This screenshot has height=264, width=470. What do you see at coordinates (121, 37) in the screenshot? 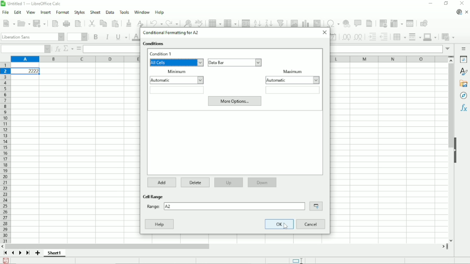
I see `Underline` at bounding box center [121, 37].